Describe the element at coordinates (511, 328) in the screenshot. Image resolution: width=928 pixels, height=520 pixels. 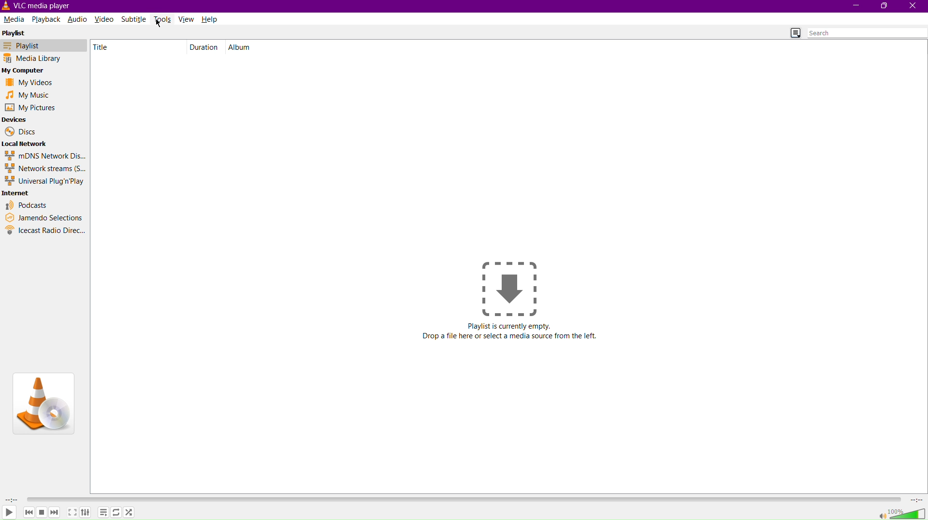
I see `Playlist is currently empty` at that location.